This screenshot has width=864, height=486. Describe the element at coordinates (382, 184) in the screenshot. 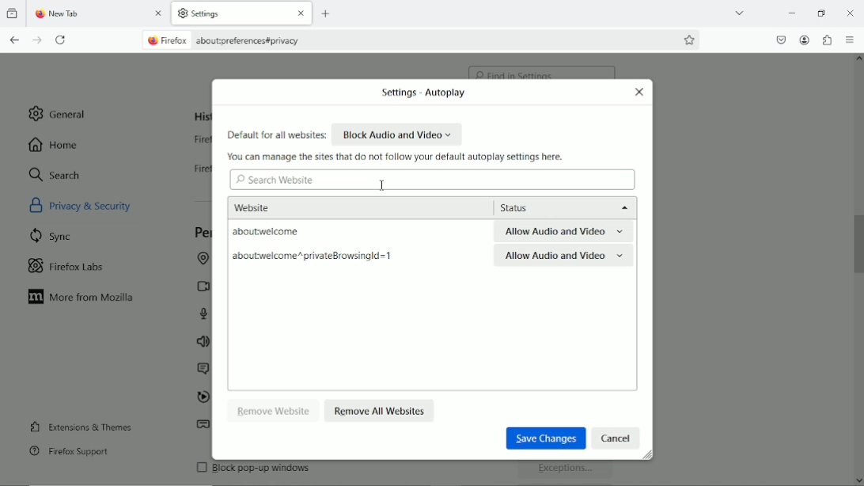

I see `cursor` at that location.